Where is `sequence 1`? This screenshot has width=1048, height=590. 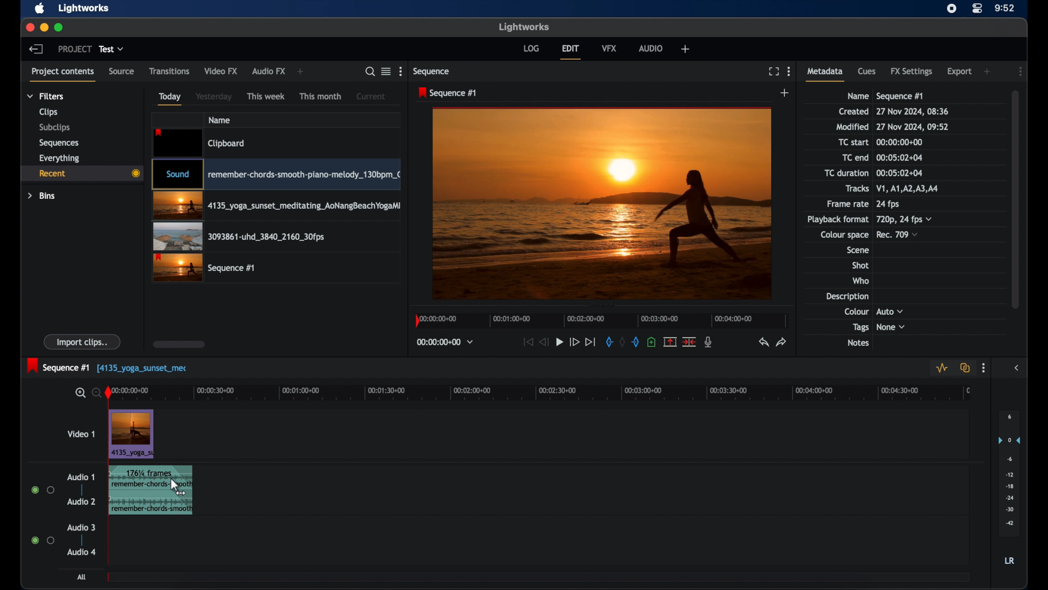
sequence 1 is located at coordinates (108, 366).